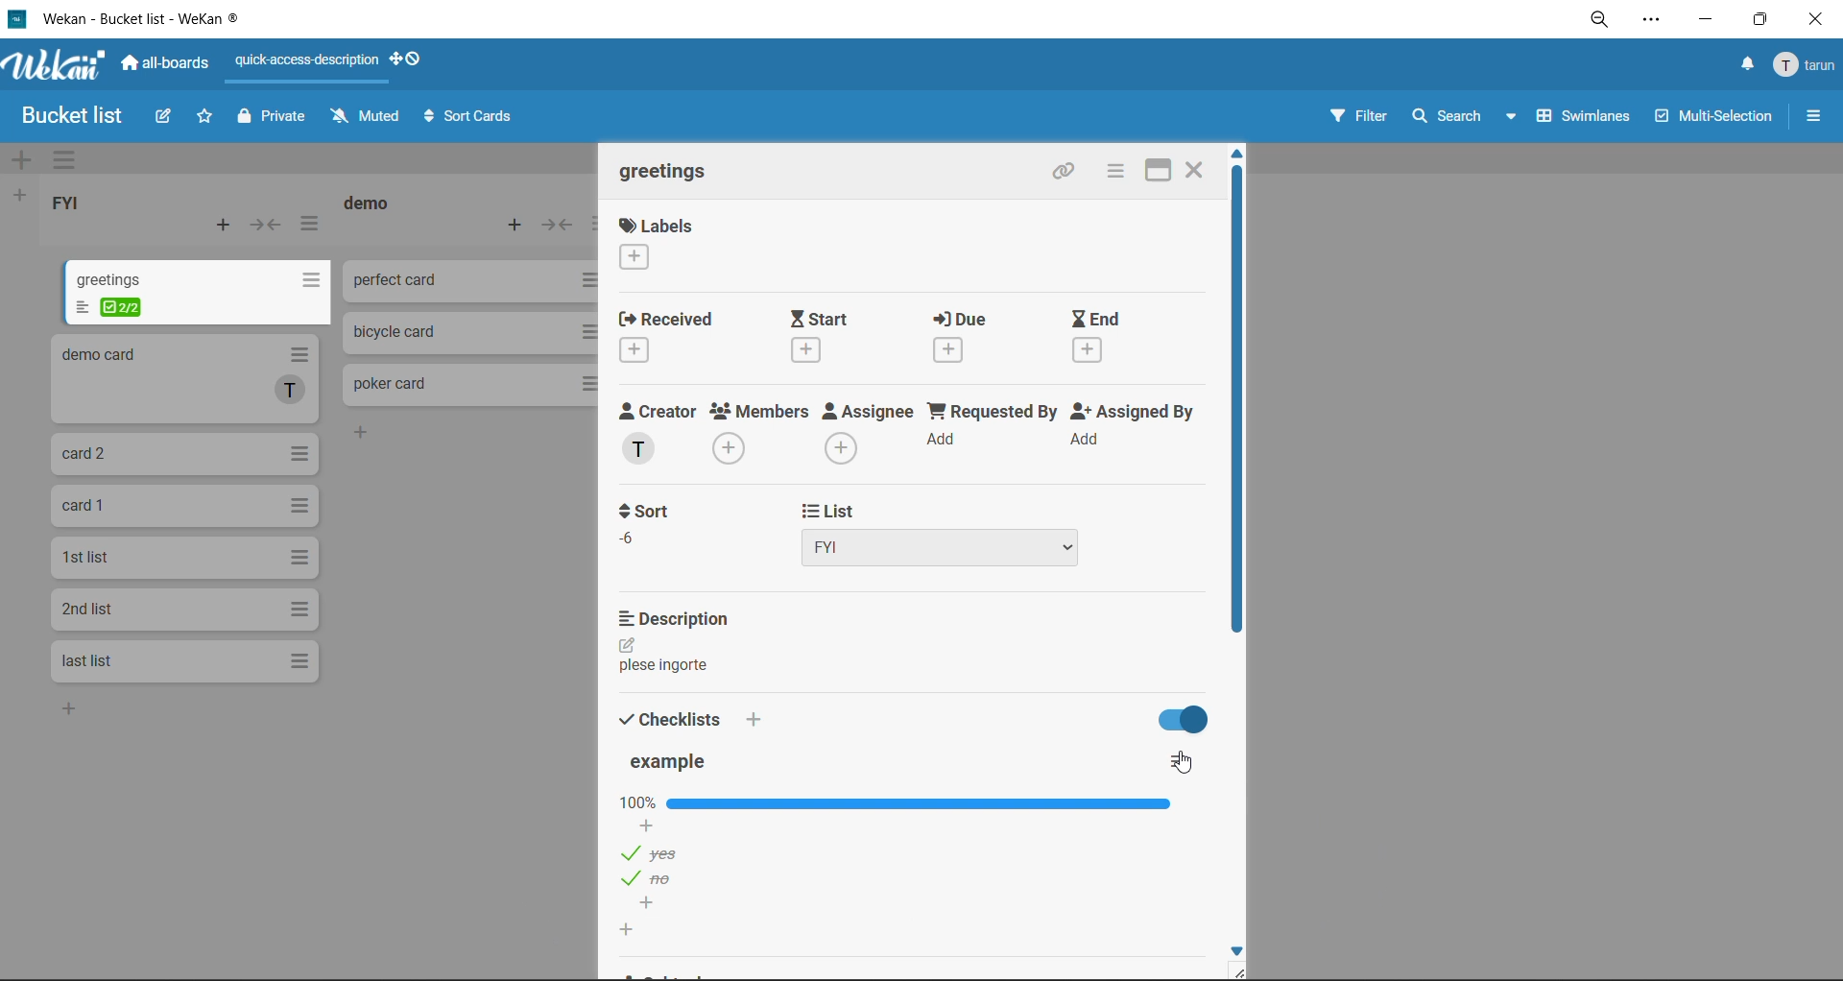 This screenshot has height=981, width=1843. Describe the element at coordinates (658, 435) in the screenshot. I see `creator` at that location.